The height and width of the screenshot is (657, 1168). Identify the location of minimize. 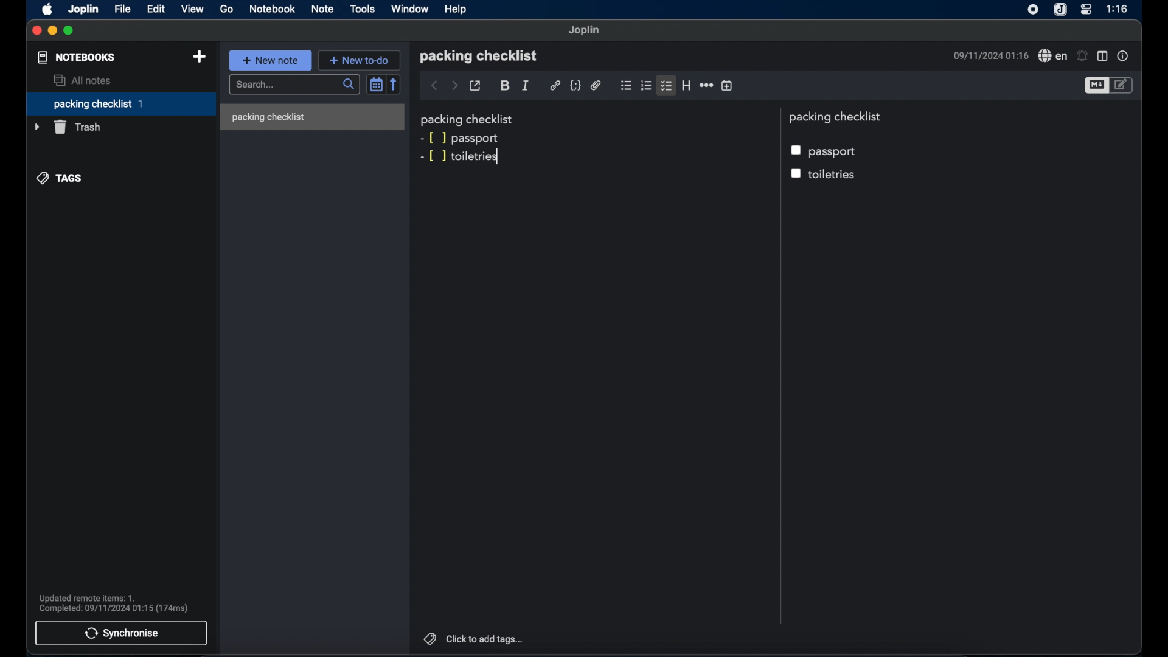
(52, 31).